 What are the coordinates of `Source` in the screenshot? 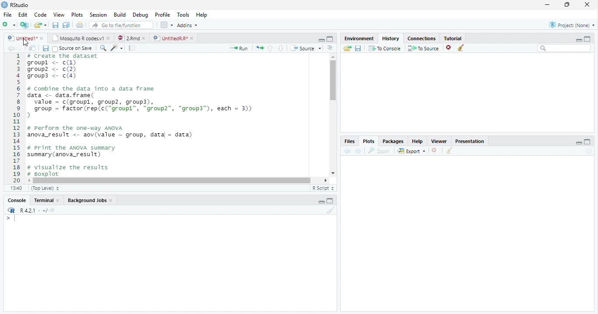 It's located at (306, 49).